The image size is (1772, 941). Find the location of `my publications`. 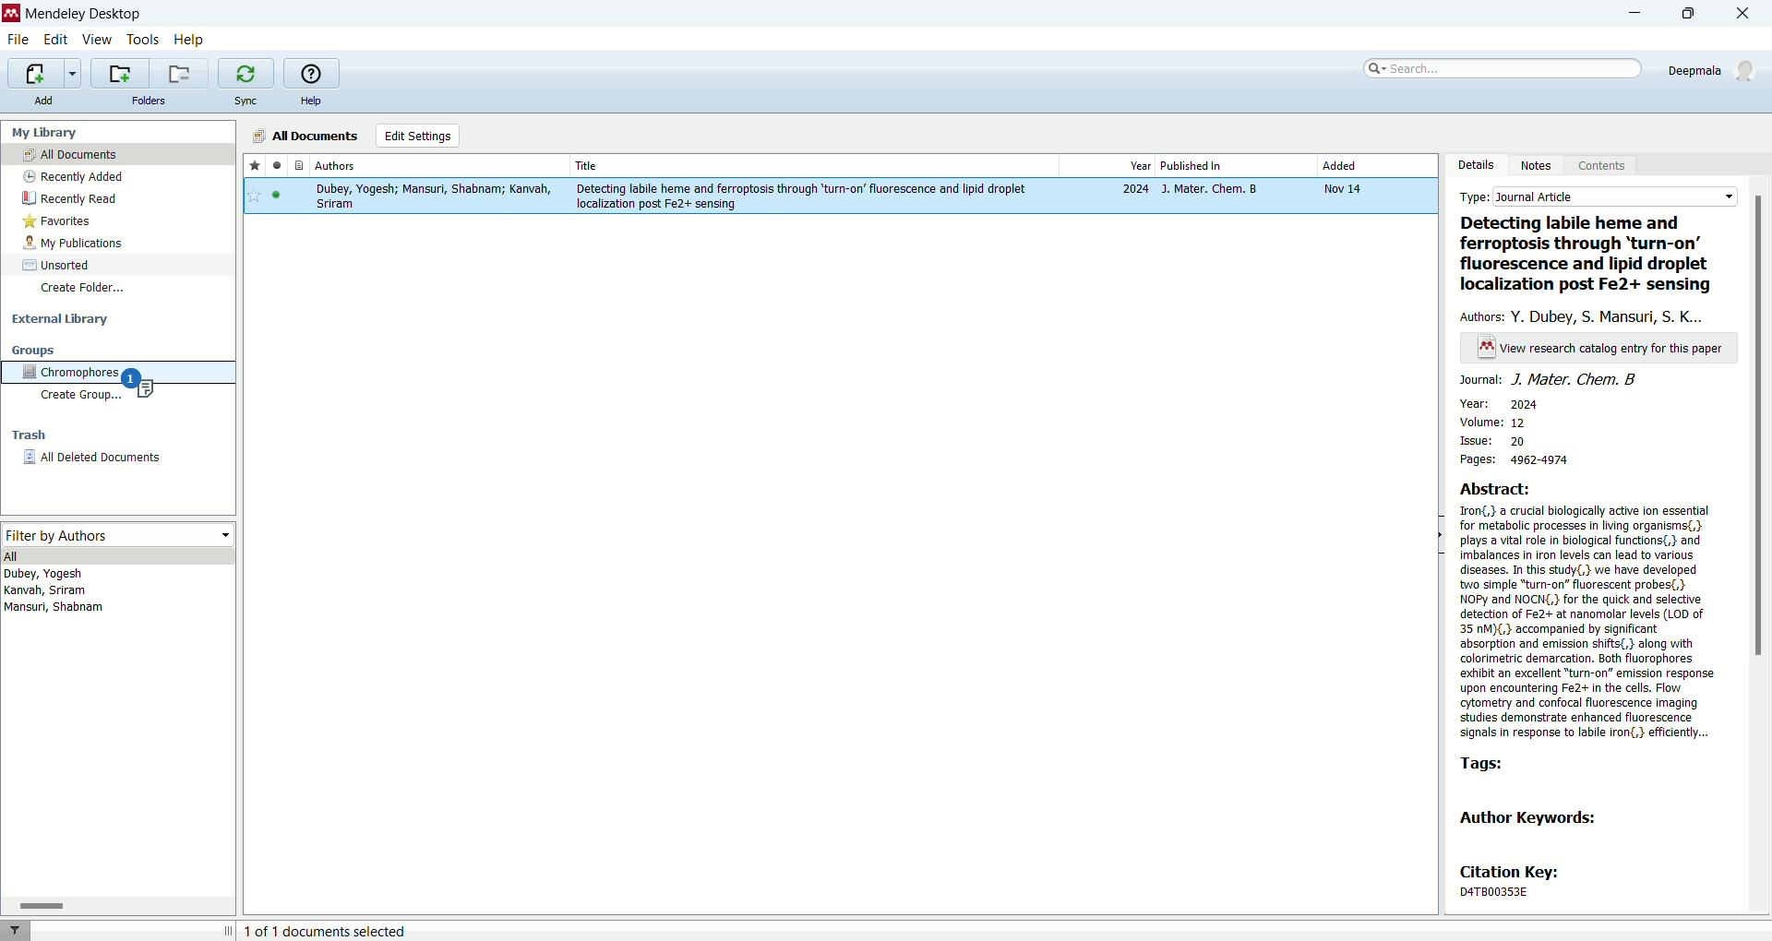

my publications is located at coordinates (77, 244).